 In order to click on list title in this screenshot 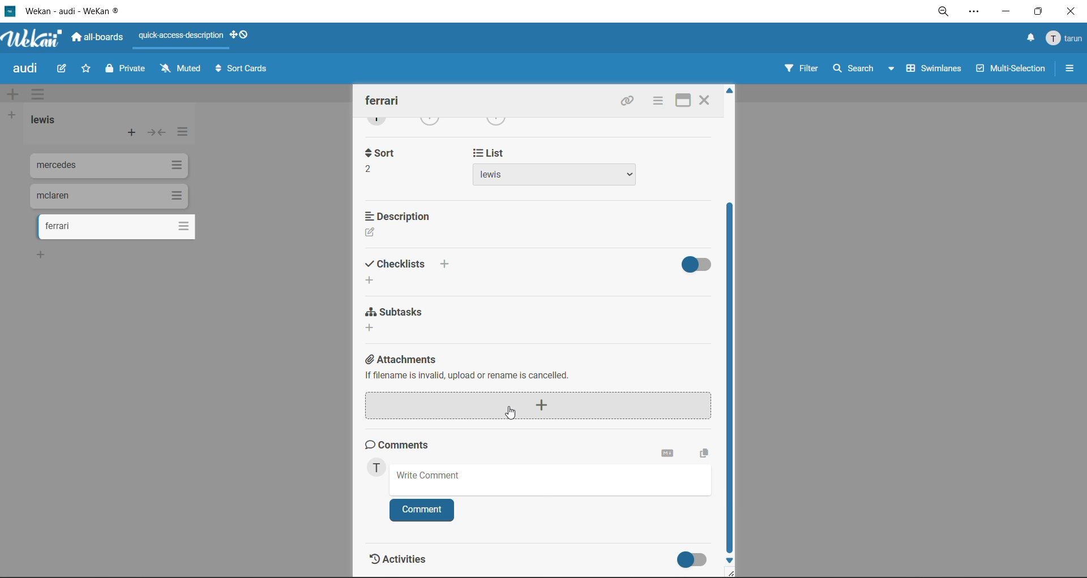, I will do `click(43, 120)`.